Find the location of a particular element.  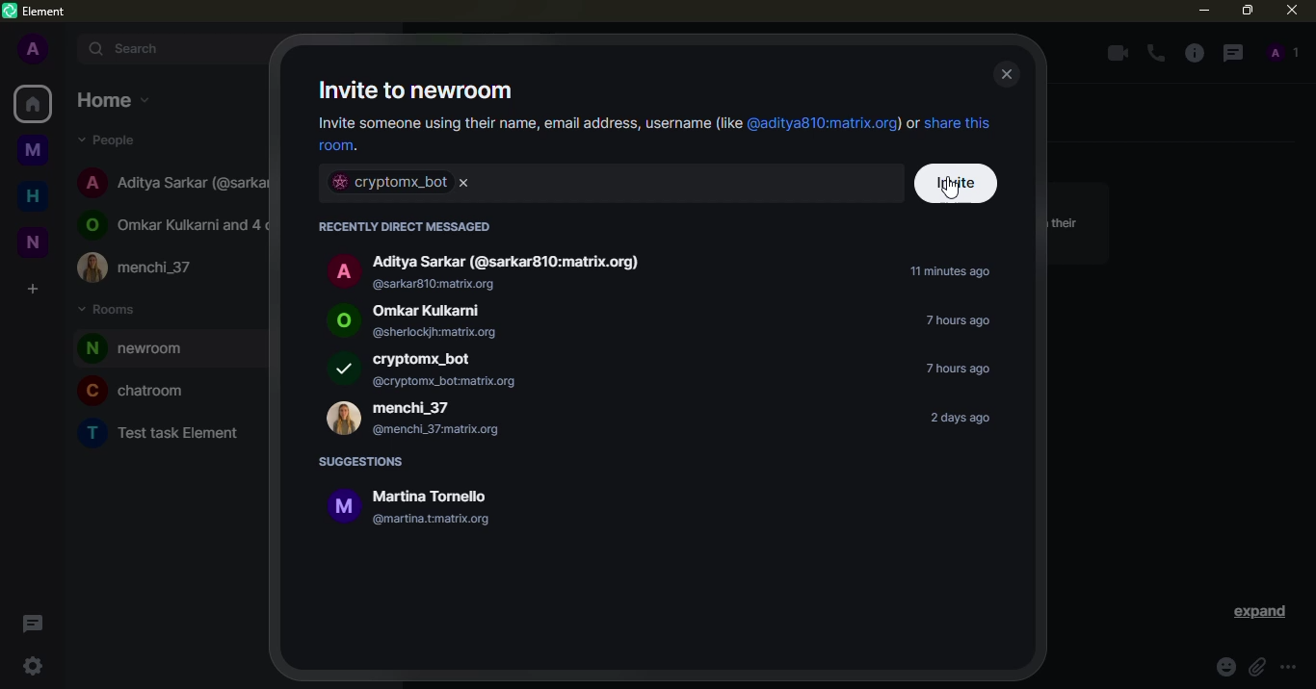

home is located at coordinates (33, 103).